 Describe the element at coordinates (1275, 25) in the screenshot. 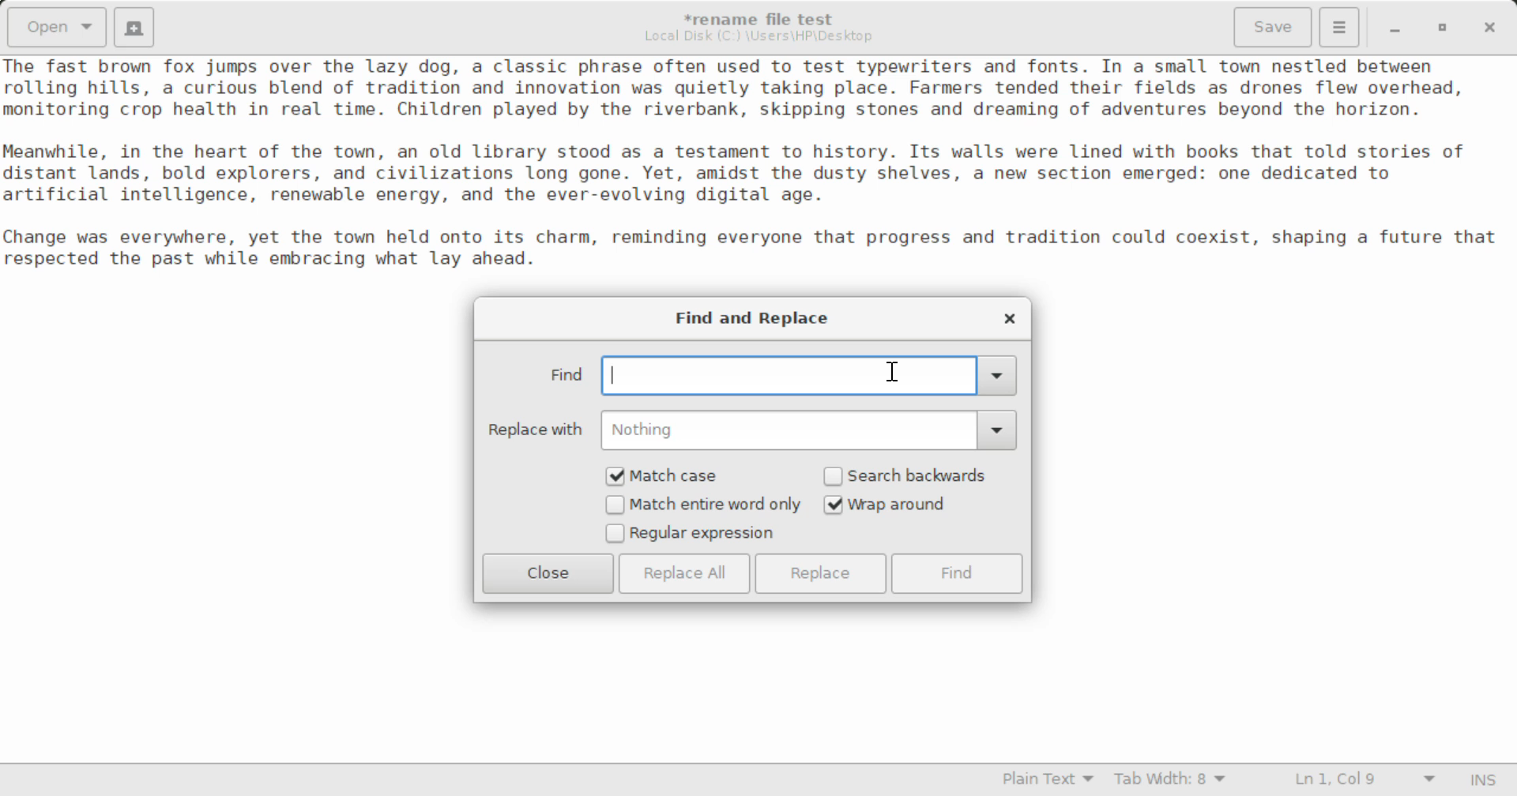

I see `Save File` at that location.